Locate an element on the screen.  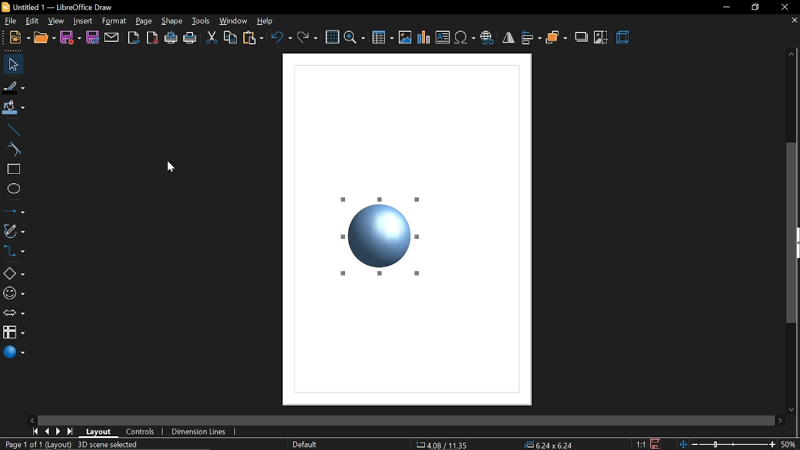
edit is located at coordinates (32, 21).